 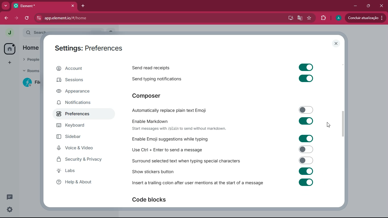 I want to click on refresh, so click(x=28, y=18).